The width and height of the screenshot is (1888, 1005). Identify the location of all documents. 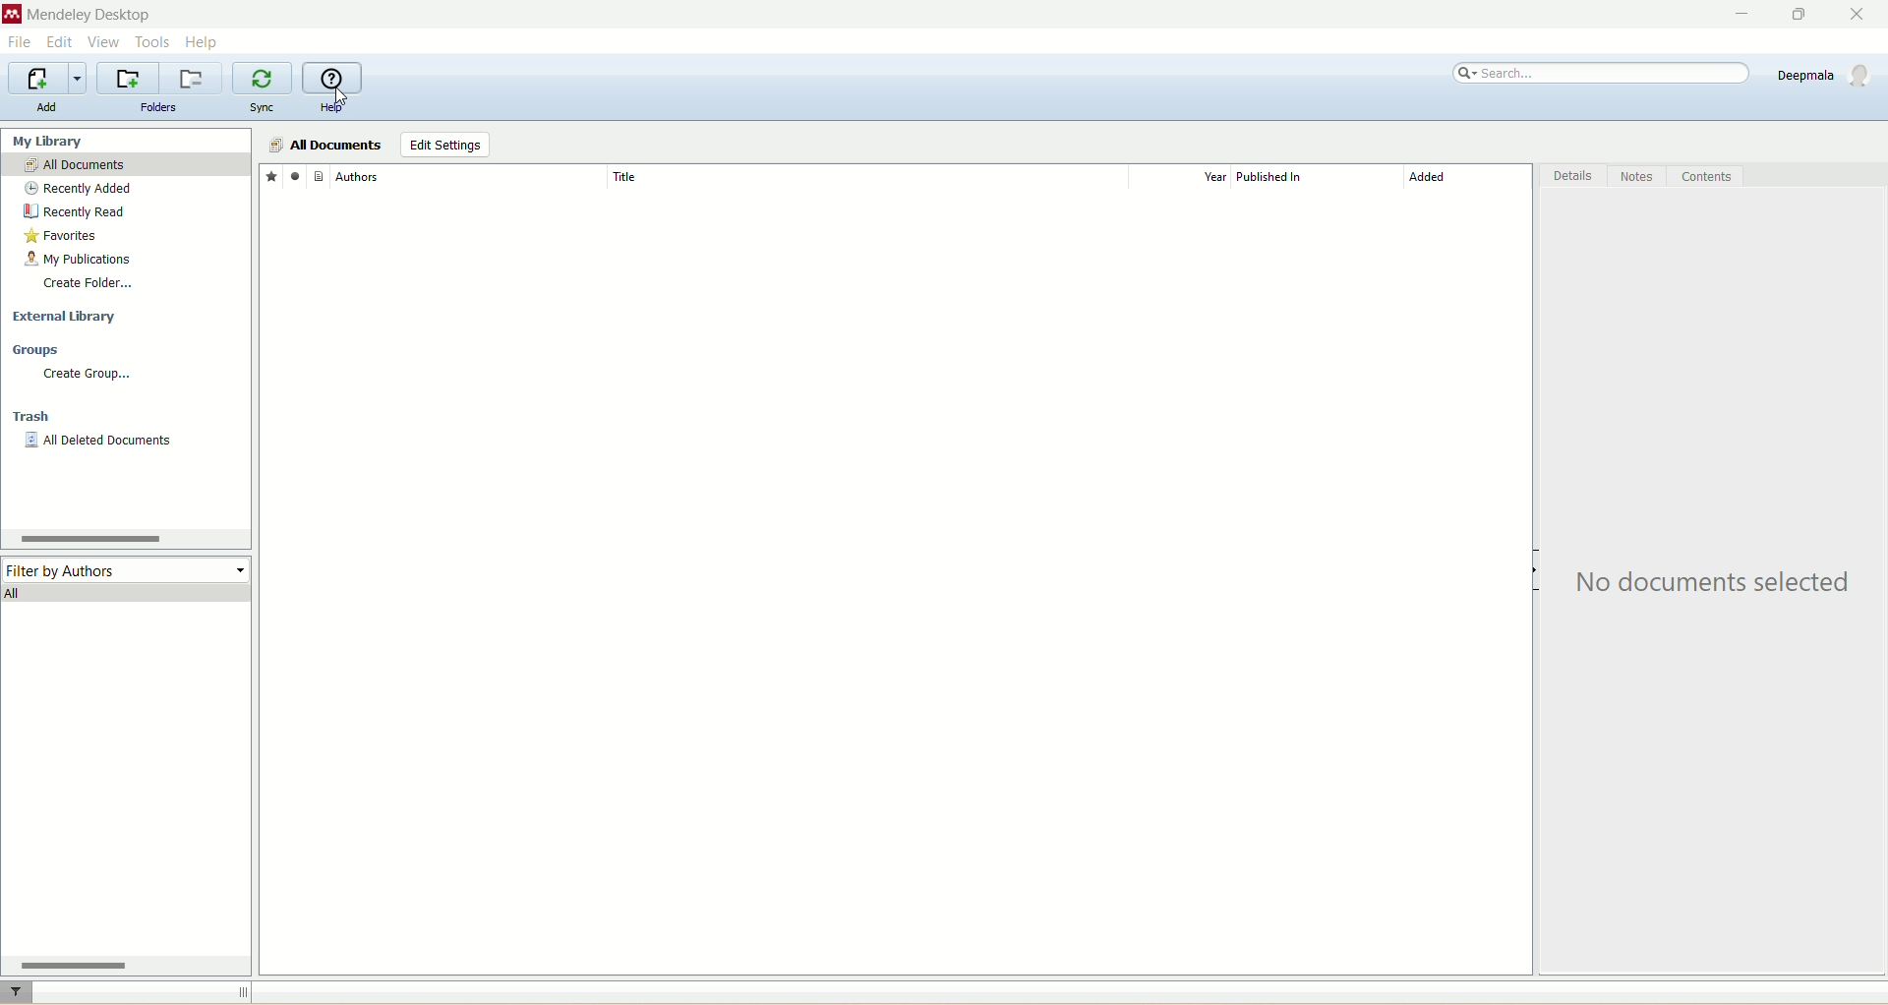
(326, 146).